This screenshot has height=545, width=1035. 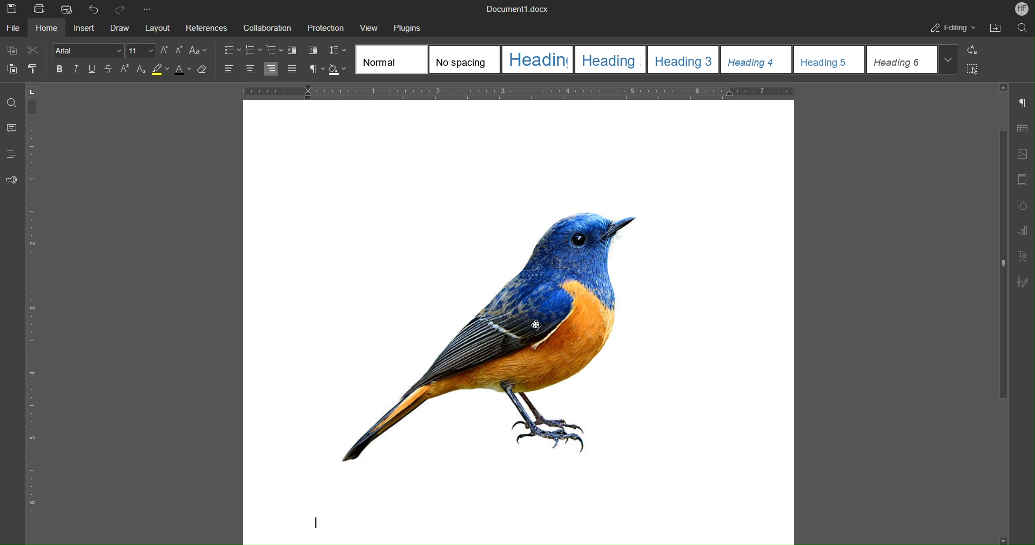 What do you see at coordinates (309, 50) in the screenshot?
I see `Increase Indent` at bounding box center [309, 50].